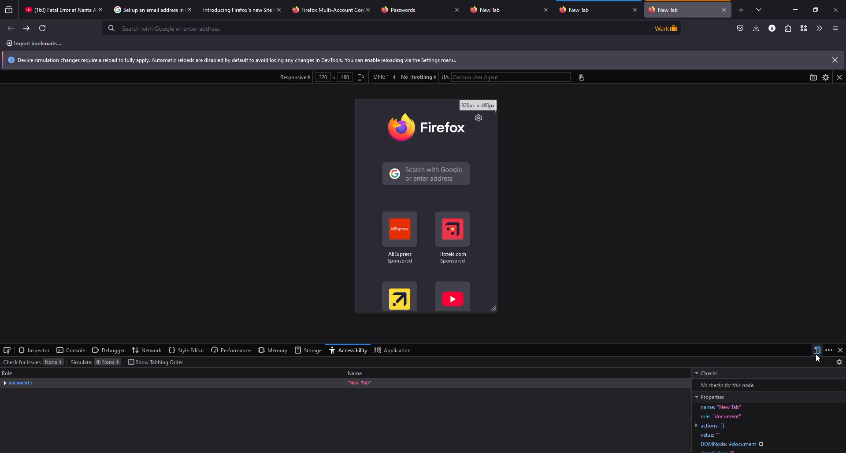 Image resolution: width=846 pixels, height=453 pixels. I want to click on performance, so click(231, 350).